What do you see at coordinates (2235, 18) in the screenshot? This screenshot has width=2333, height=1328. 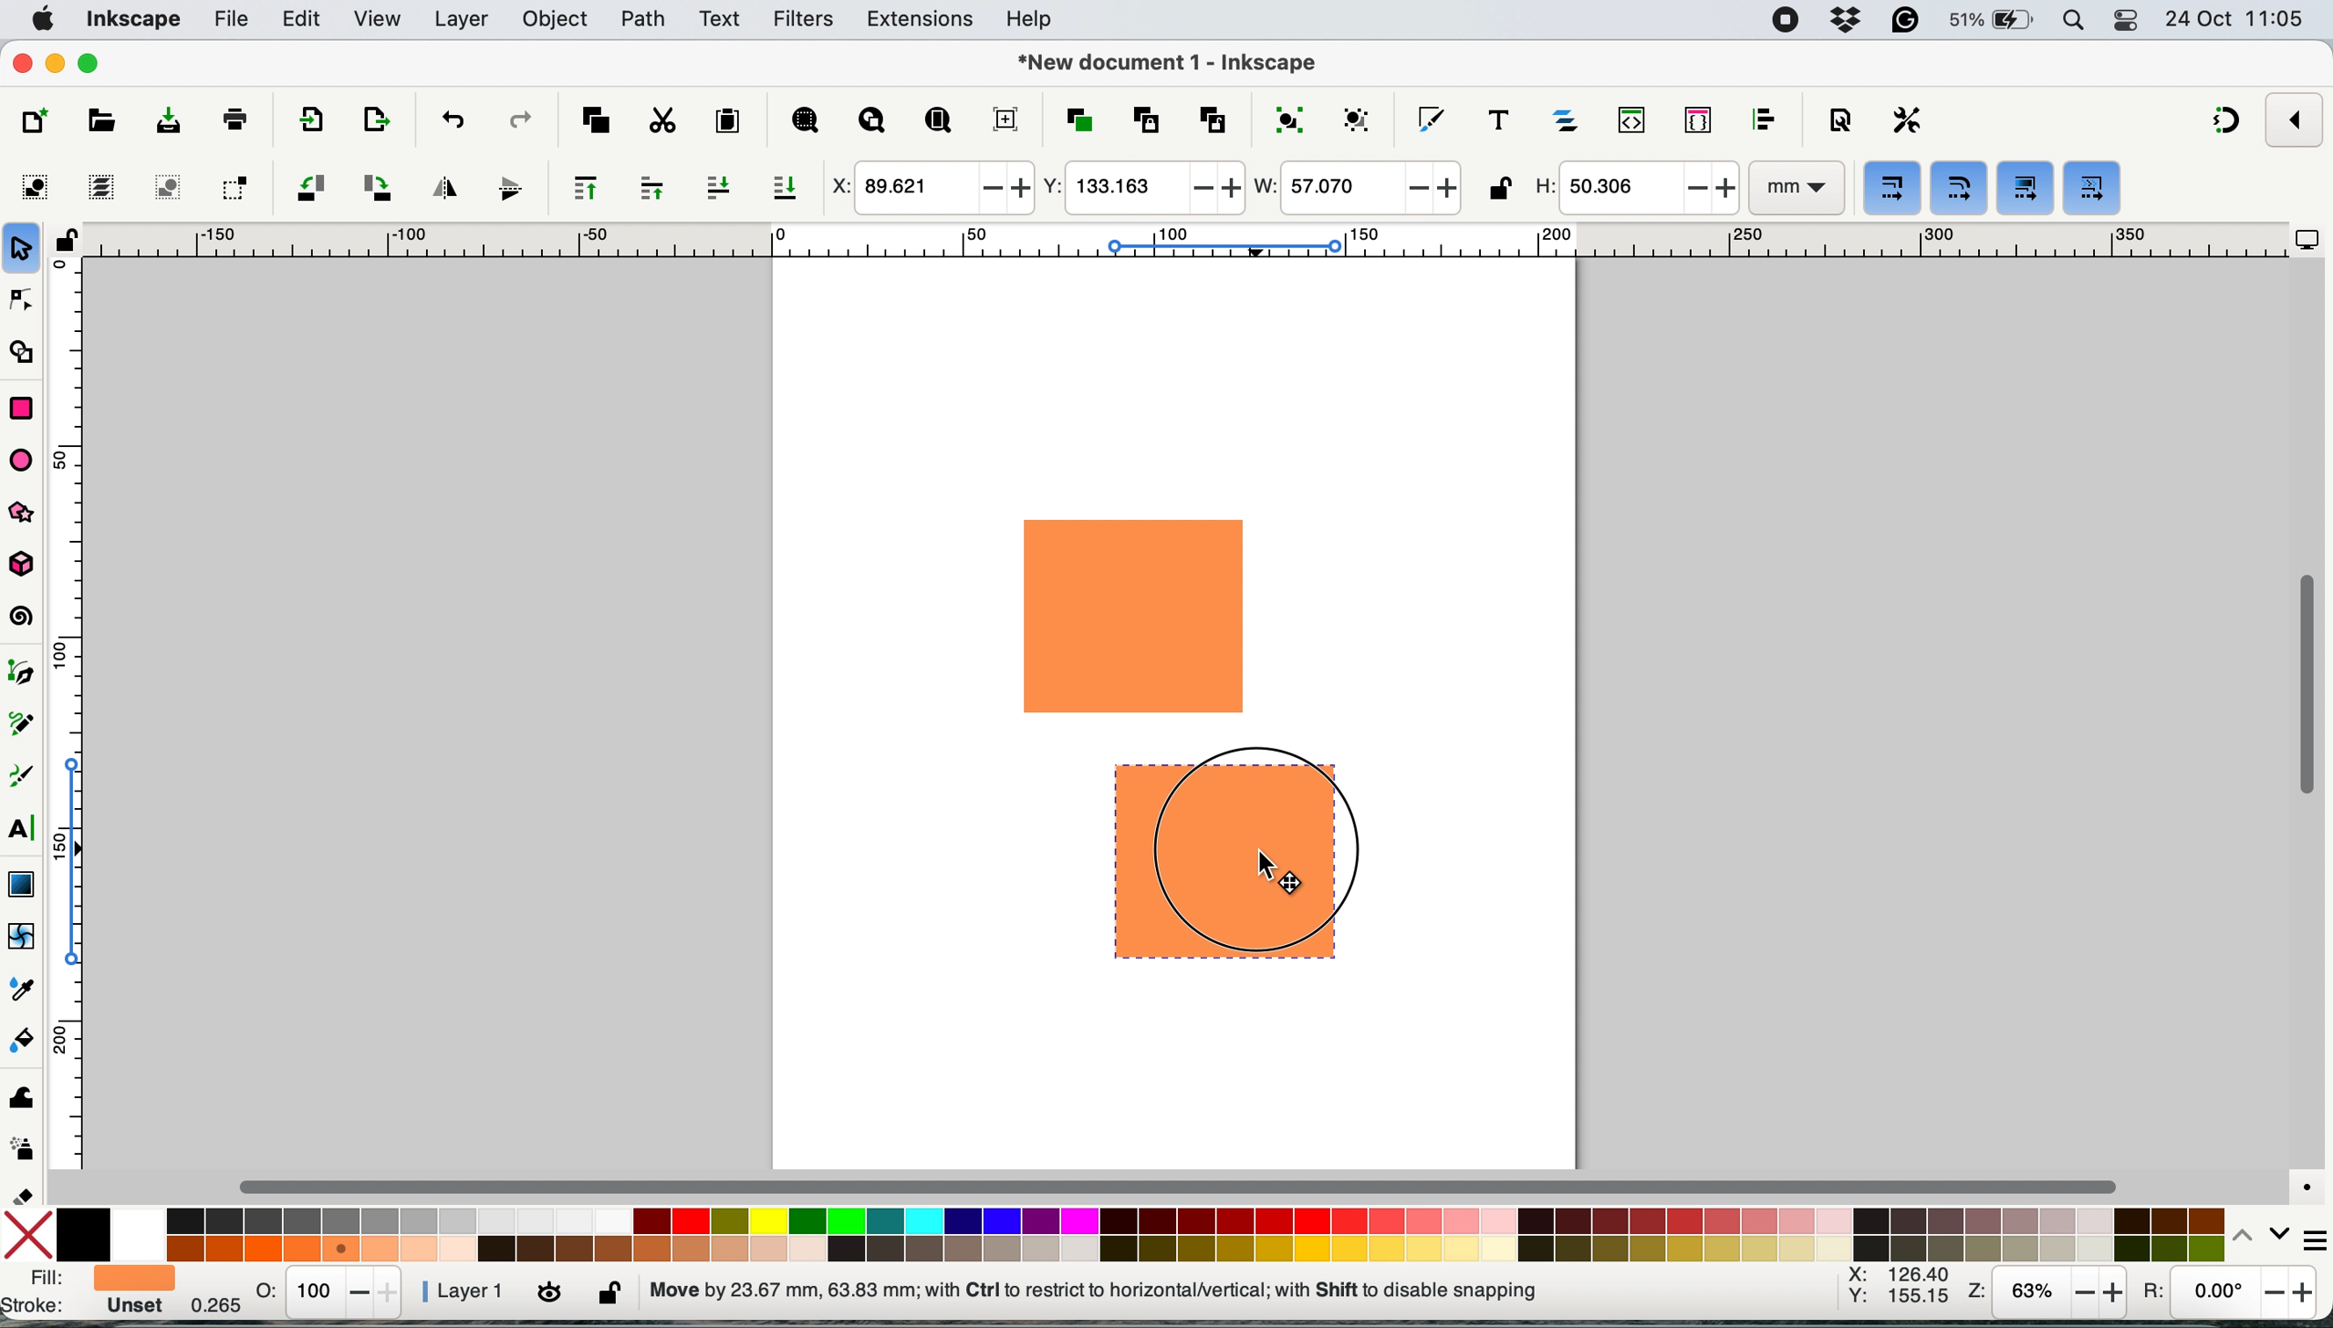 I see `date and time` at bounding box center [2235, 18].